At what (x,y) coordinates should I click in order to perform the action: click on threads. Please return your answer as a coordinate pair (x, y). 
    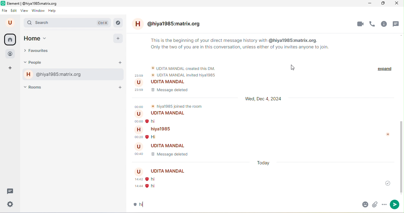
    Looking at the image, I should click on (11, 191).